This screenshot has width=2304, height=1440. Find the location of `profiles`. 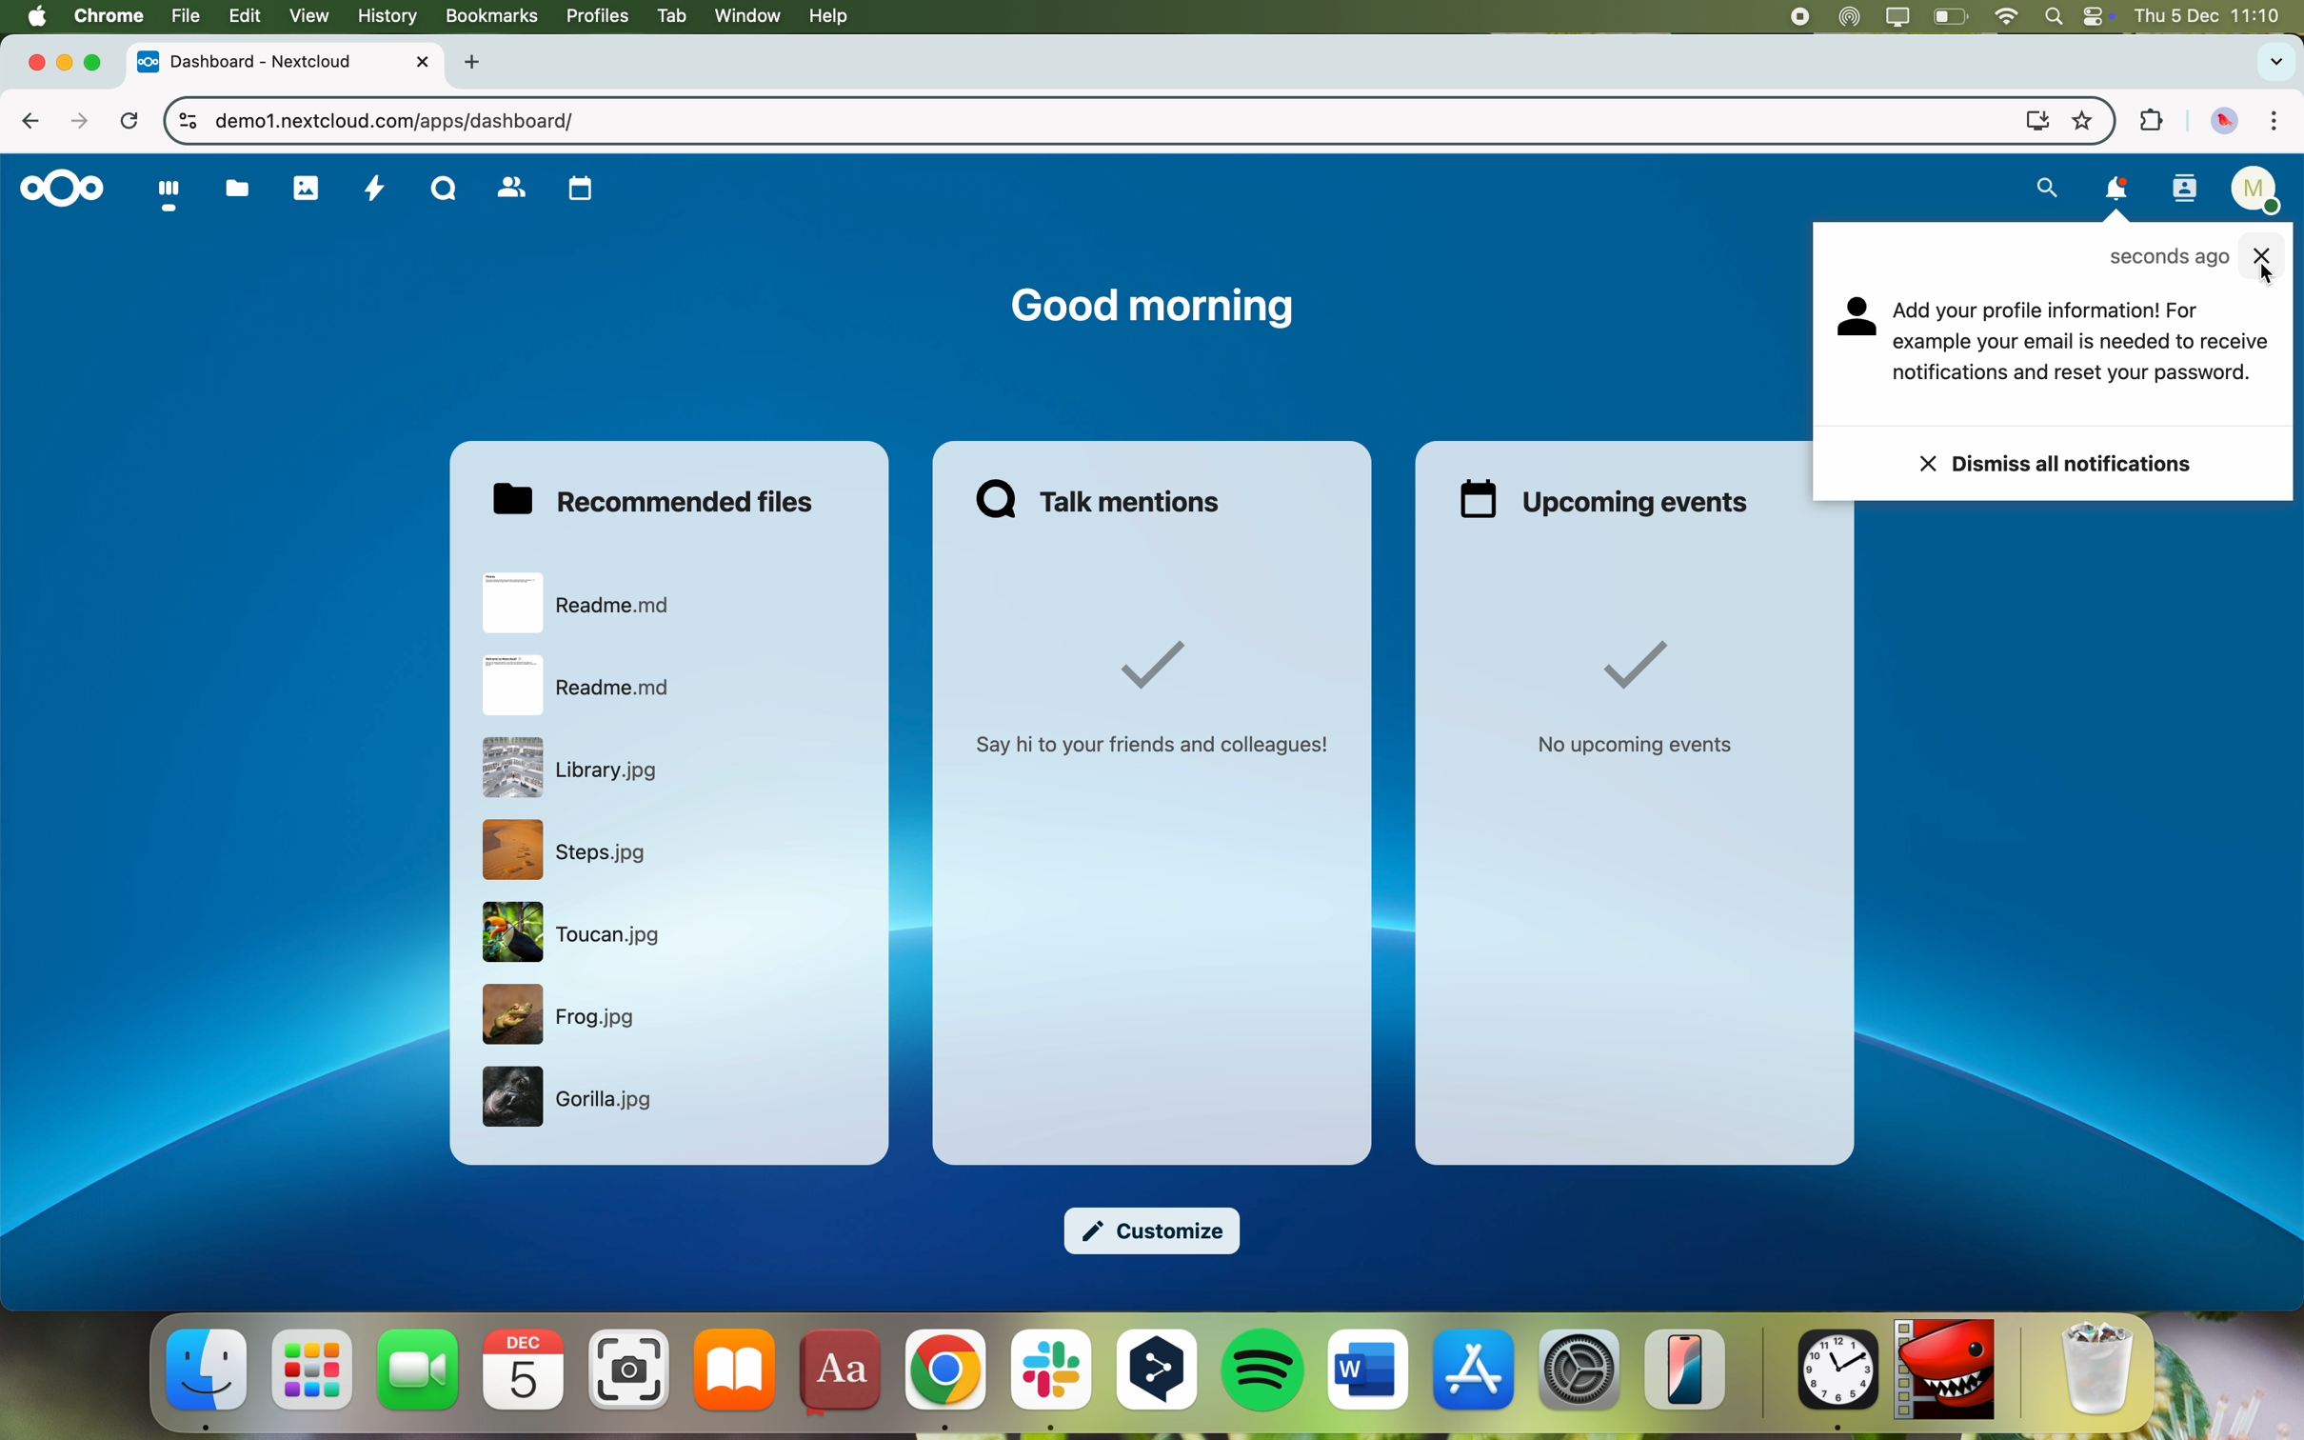

profiles is located at coordinates (595, 16).